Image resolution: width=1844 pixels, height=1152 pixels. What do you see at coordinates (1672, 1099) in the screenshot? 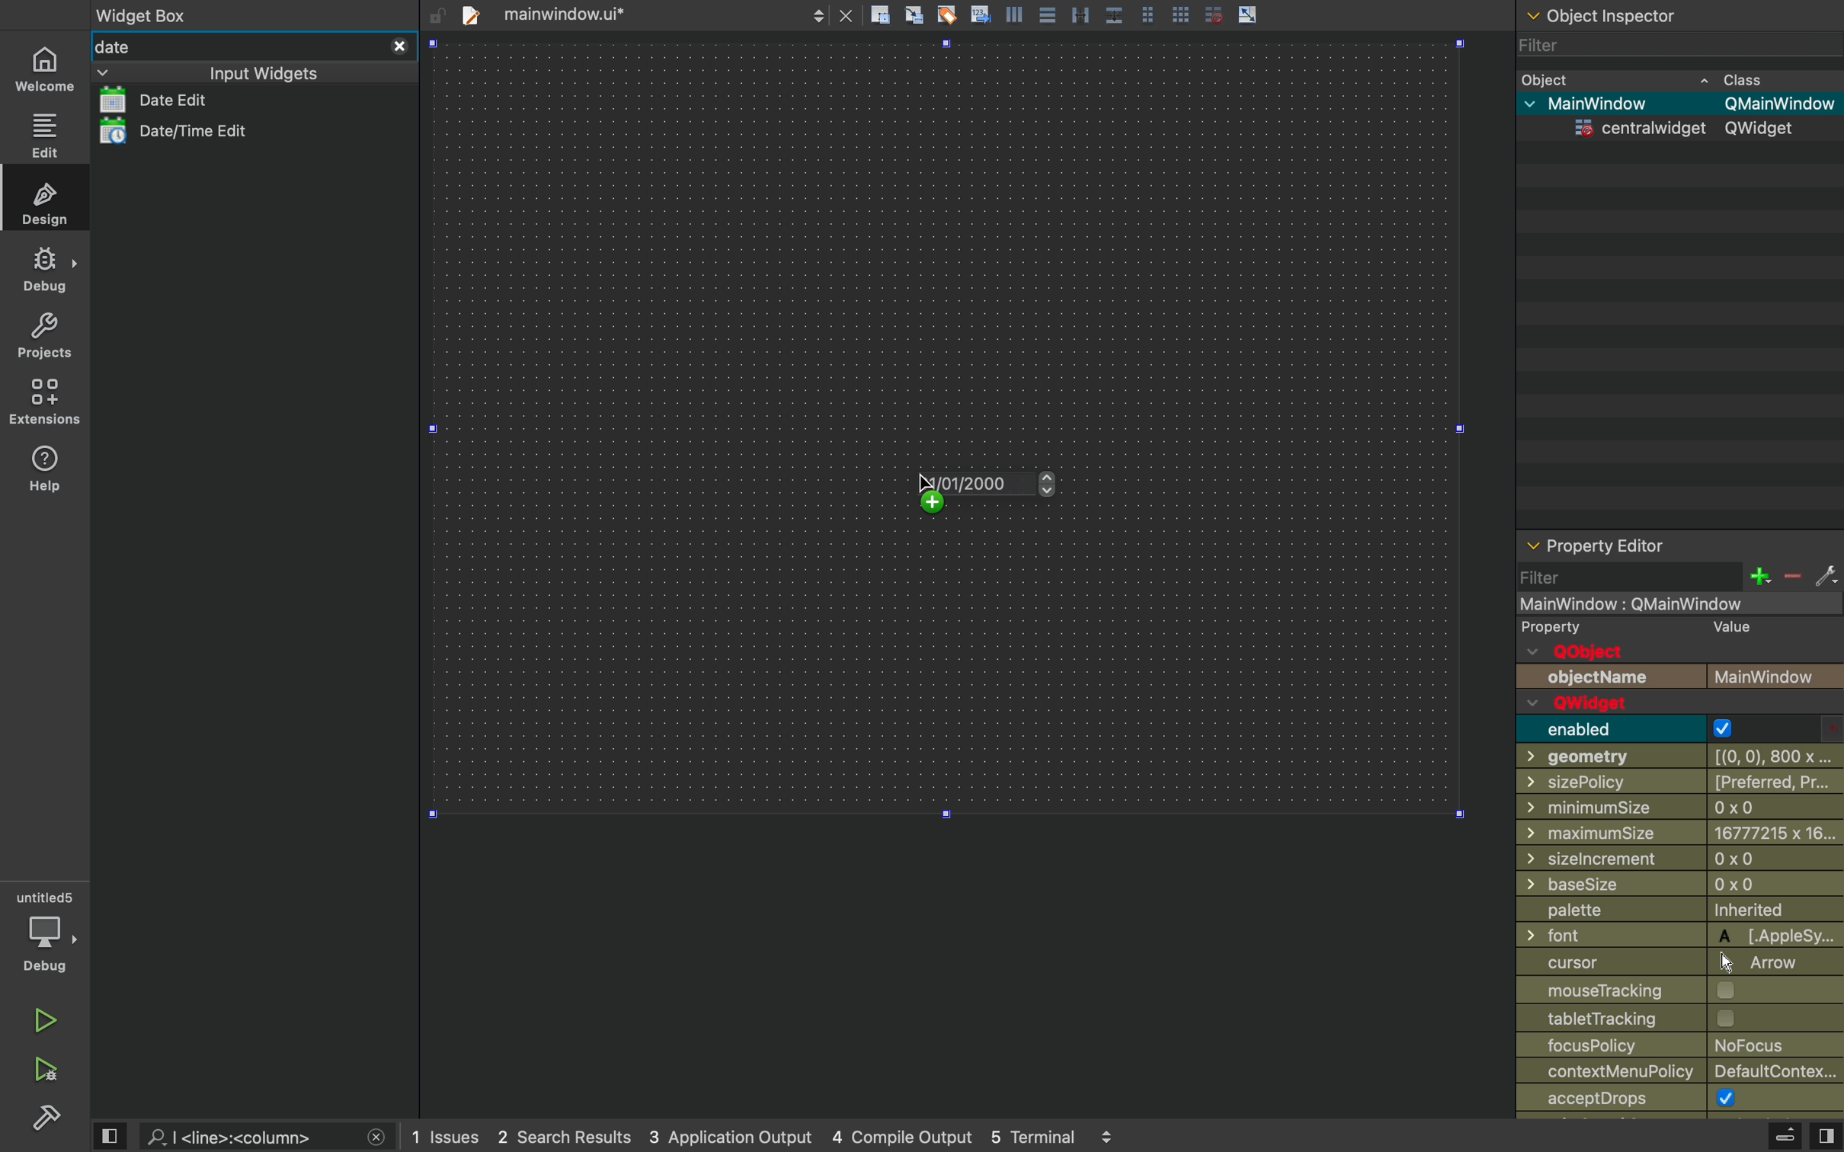
I see `accept drops` at bounding box center [1672, 1099].